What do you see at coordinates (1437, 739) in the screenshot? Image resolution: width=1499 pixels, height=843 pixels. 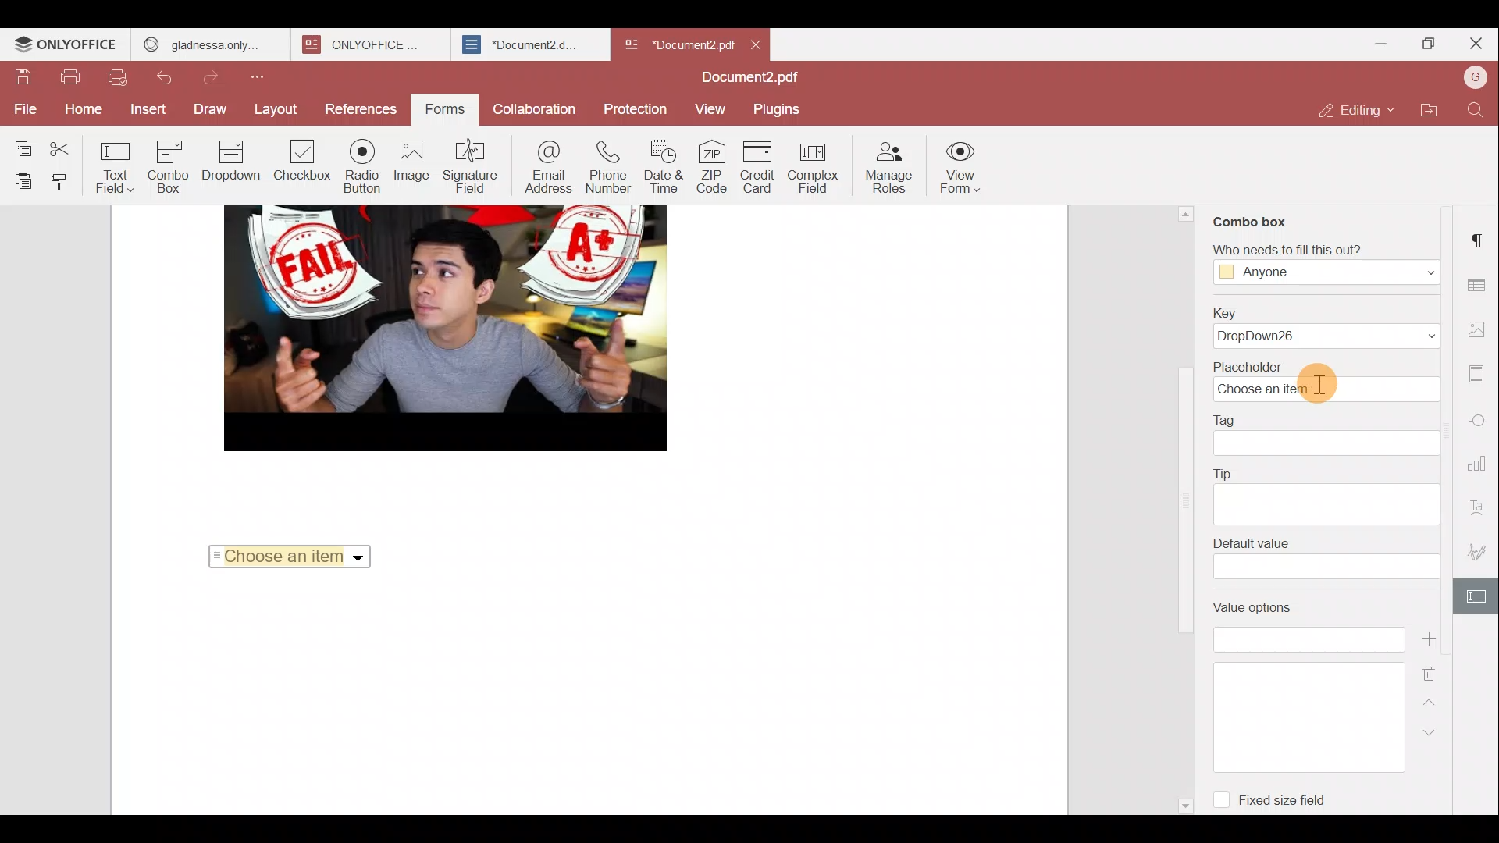 I see `Down` at bounding box center [1437, 739].